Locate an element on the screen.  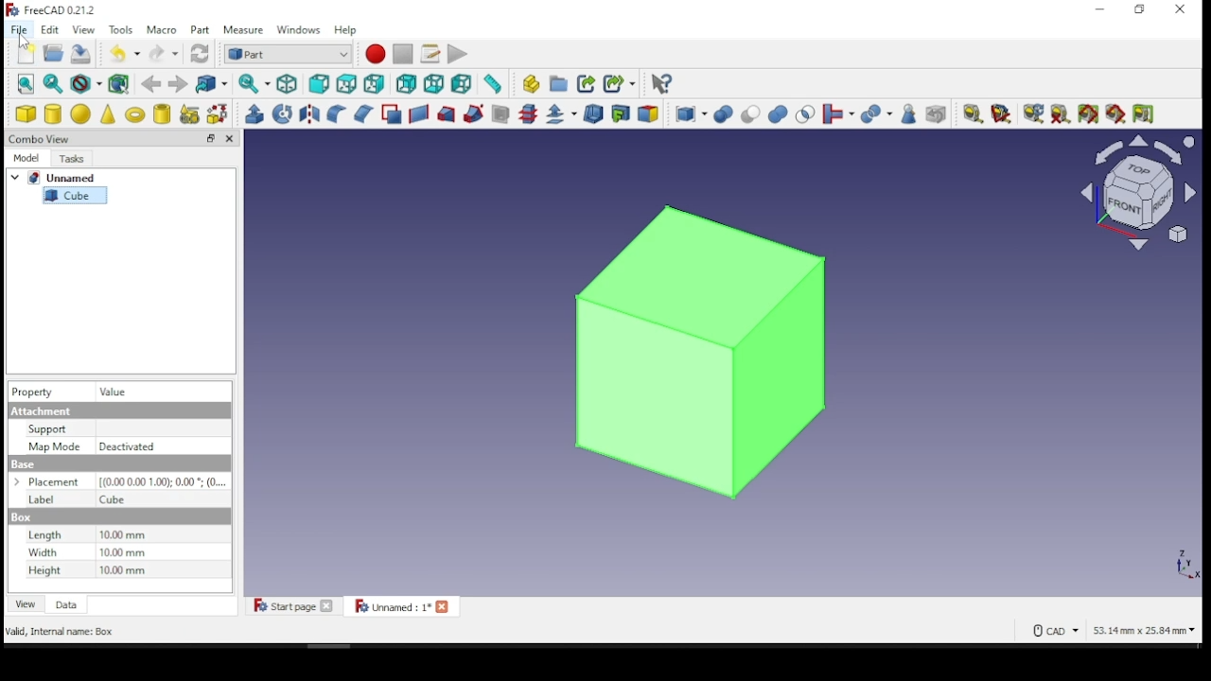
edit is located at coordinates (51, 30).